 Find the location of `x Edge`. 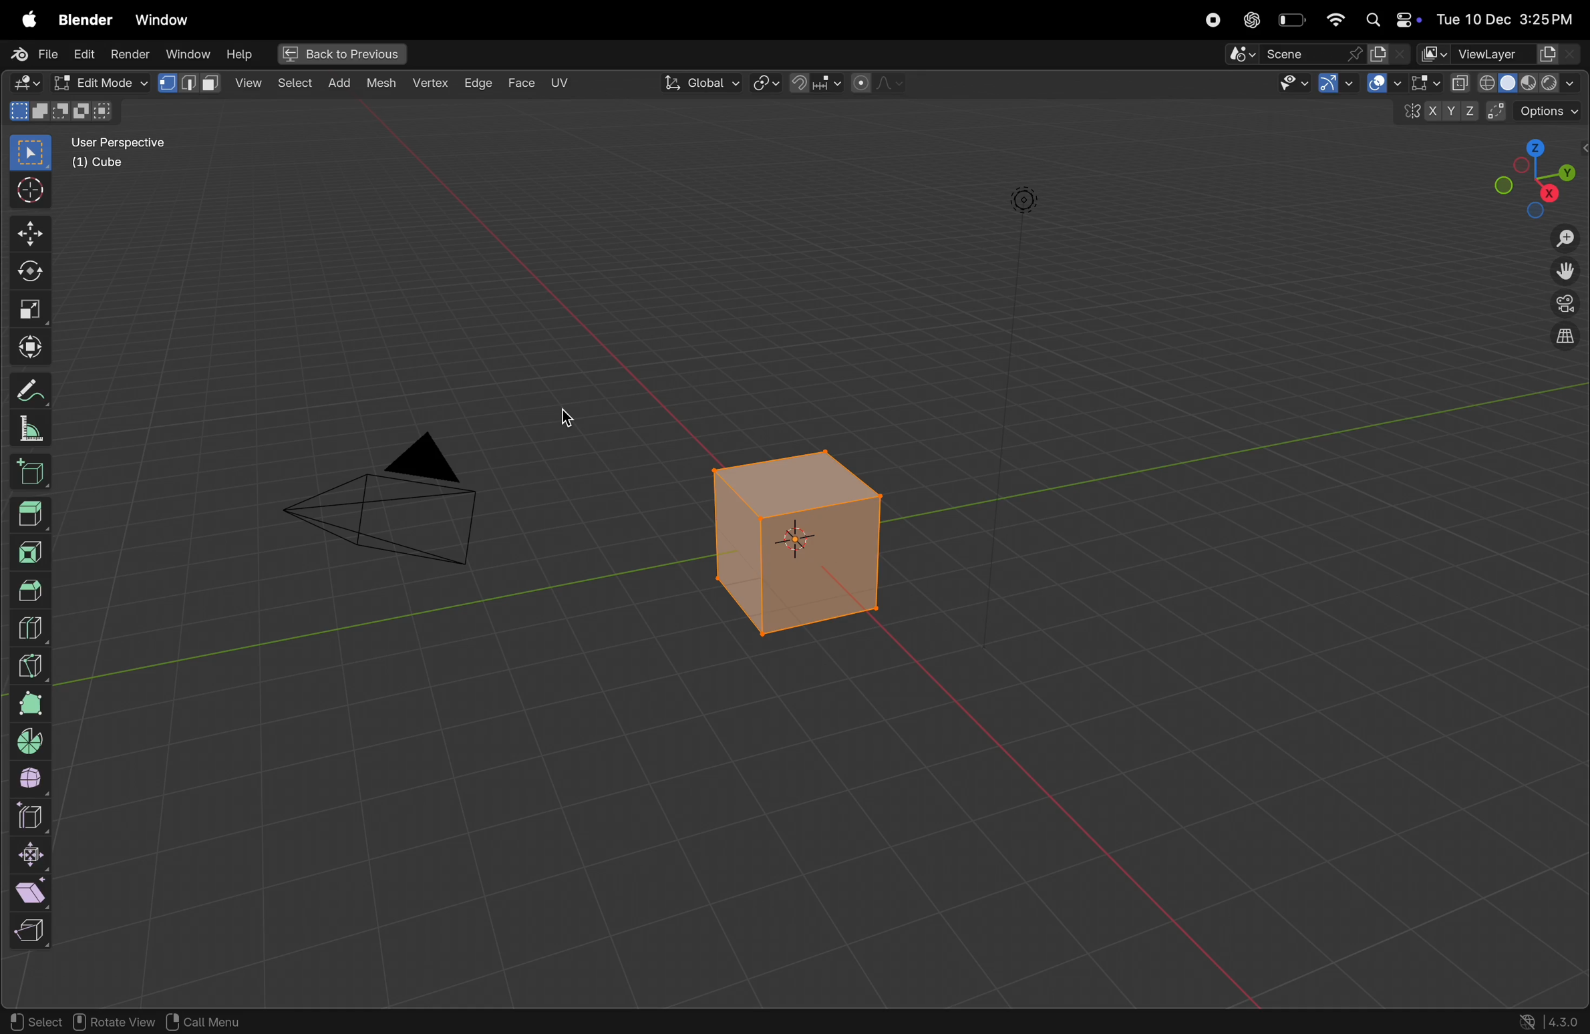

x Edge is located at coordinates (478, 81).